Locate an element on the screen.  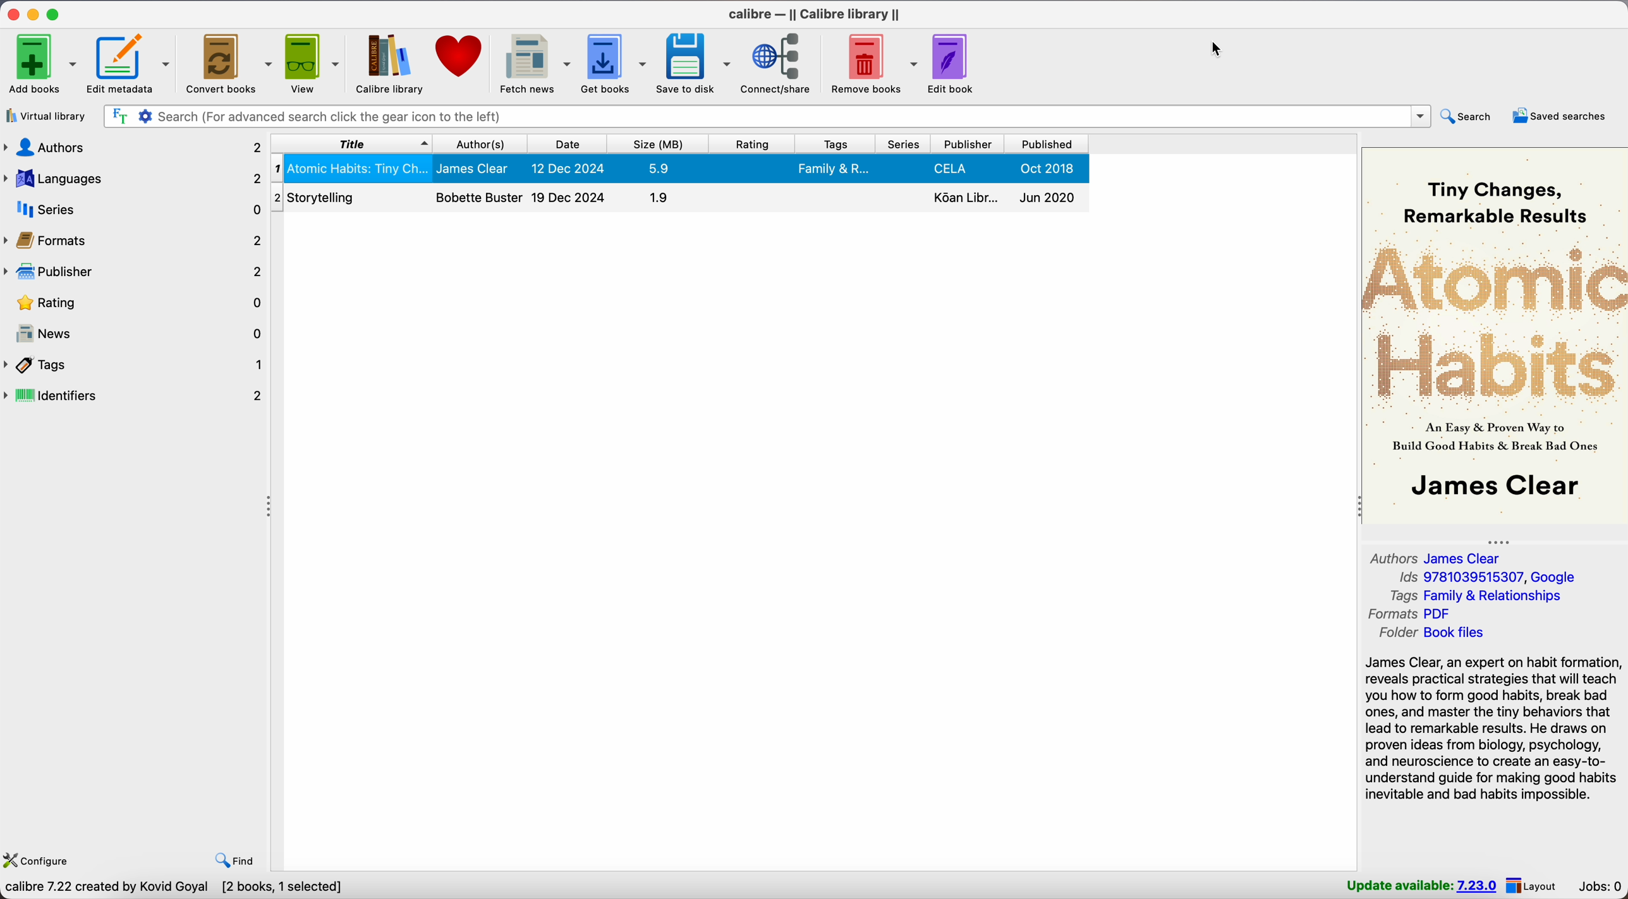
Storytelling is located at coordinates (679, 200).